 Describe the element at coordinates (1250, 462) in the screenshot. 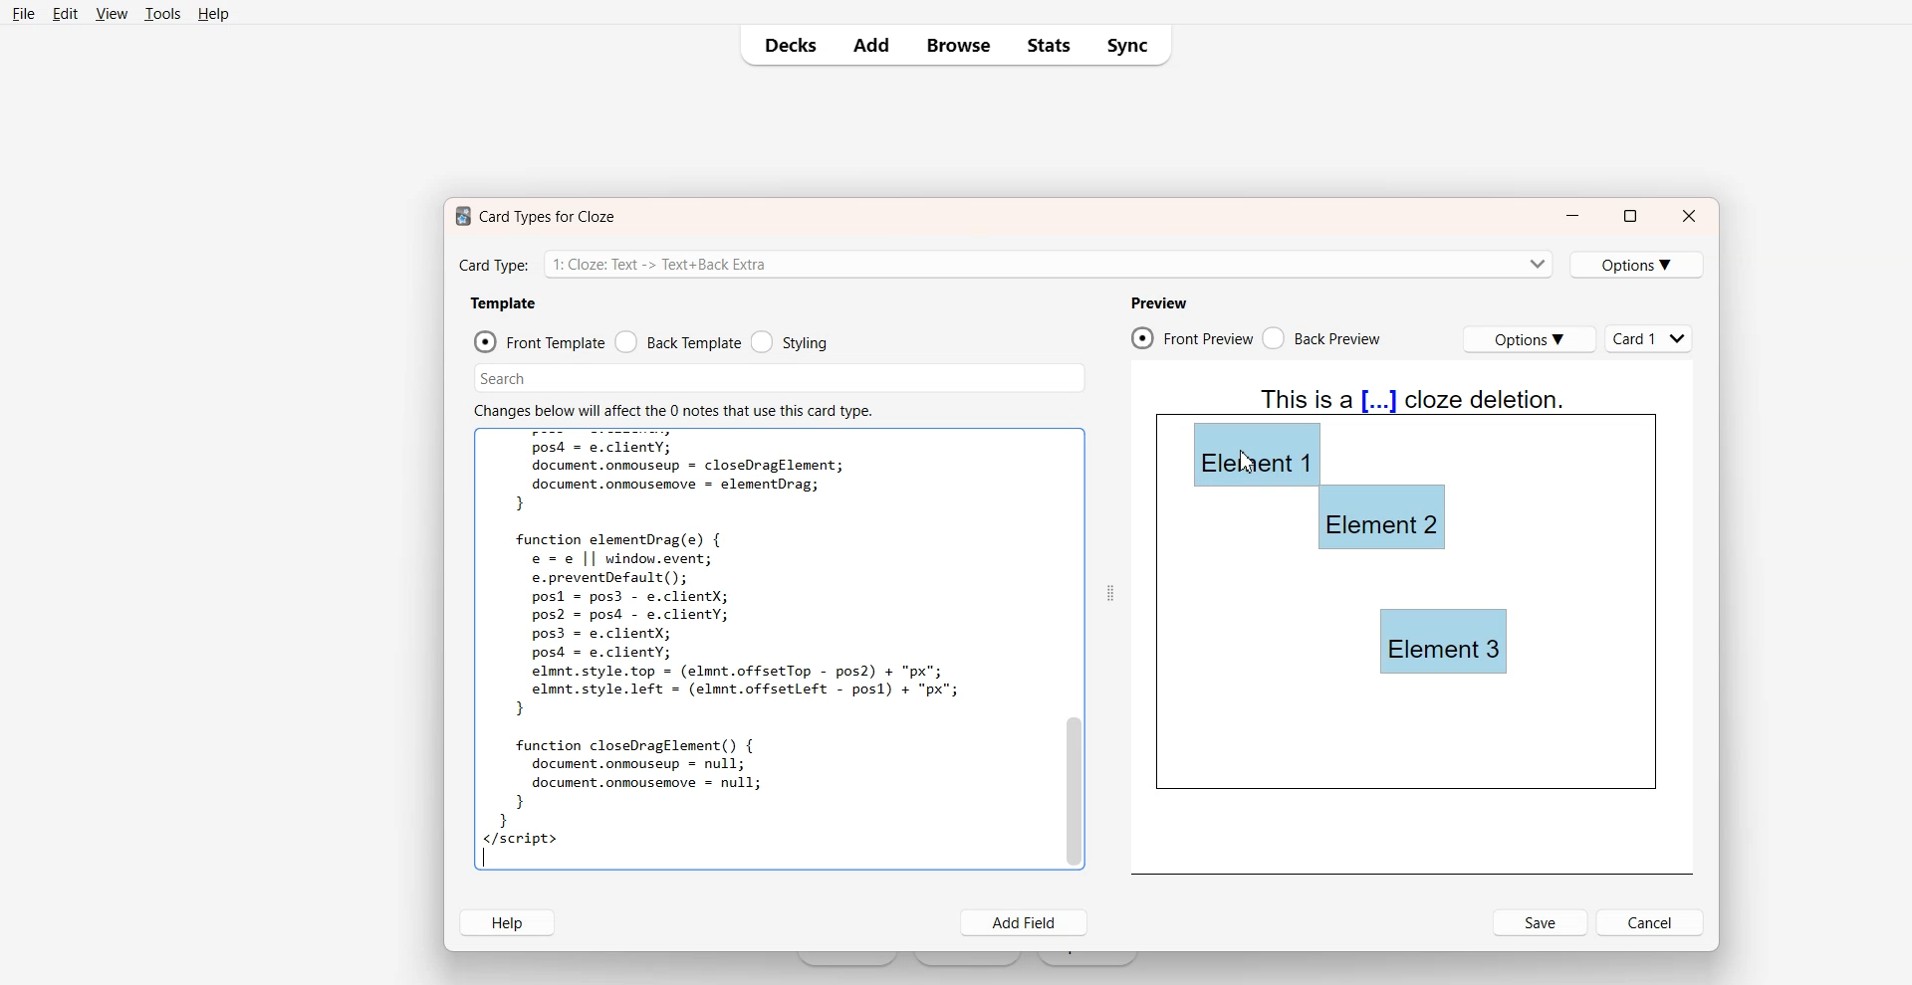

I see `cursor` at that location.